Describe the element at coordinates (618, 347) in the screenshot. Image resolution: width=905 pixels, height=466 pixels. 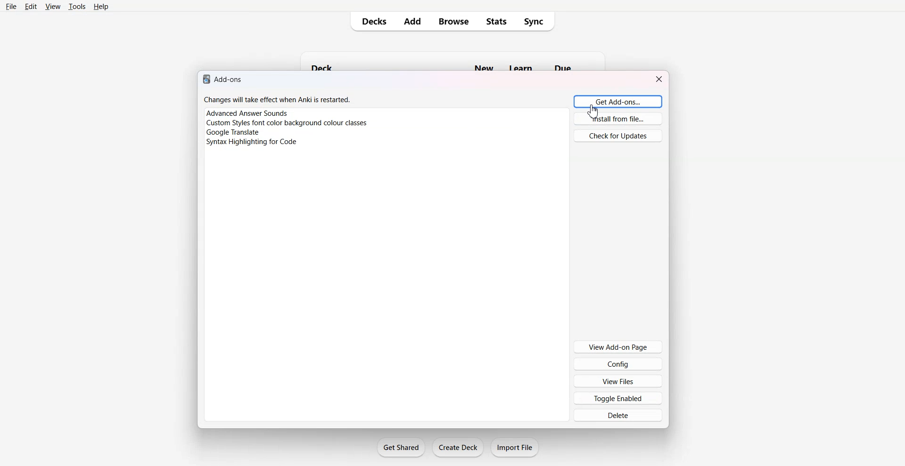
I see `View Add-on Page` at that location.